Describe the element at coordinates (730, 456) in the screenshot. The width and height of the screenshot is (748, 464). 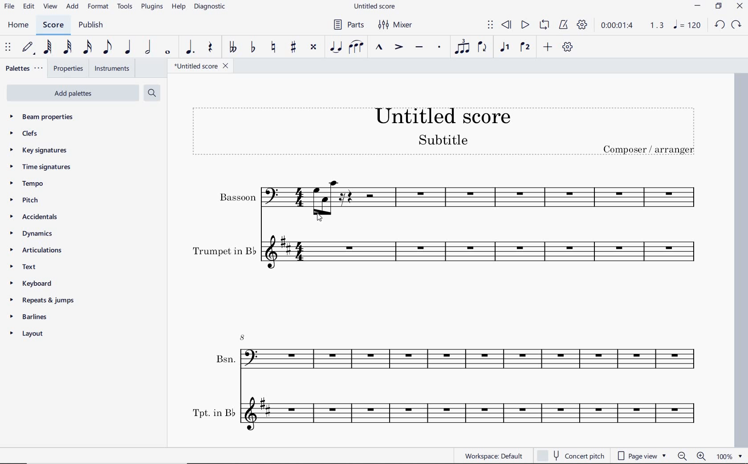
I see `zoom factor` at that location.